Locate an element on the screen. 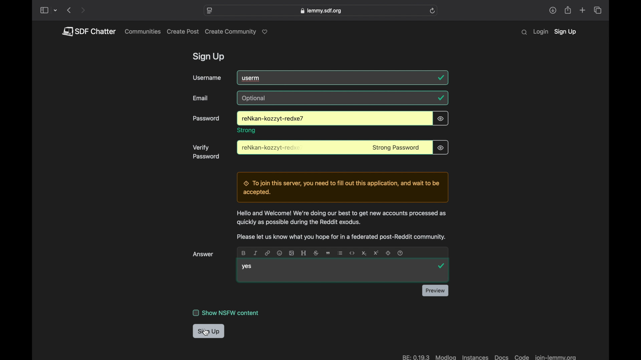  code is located at coordinates (521, 356).